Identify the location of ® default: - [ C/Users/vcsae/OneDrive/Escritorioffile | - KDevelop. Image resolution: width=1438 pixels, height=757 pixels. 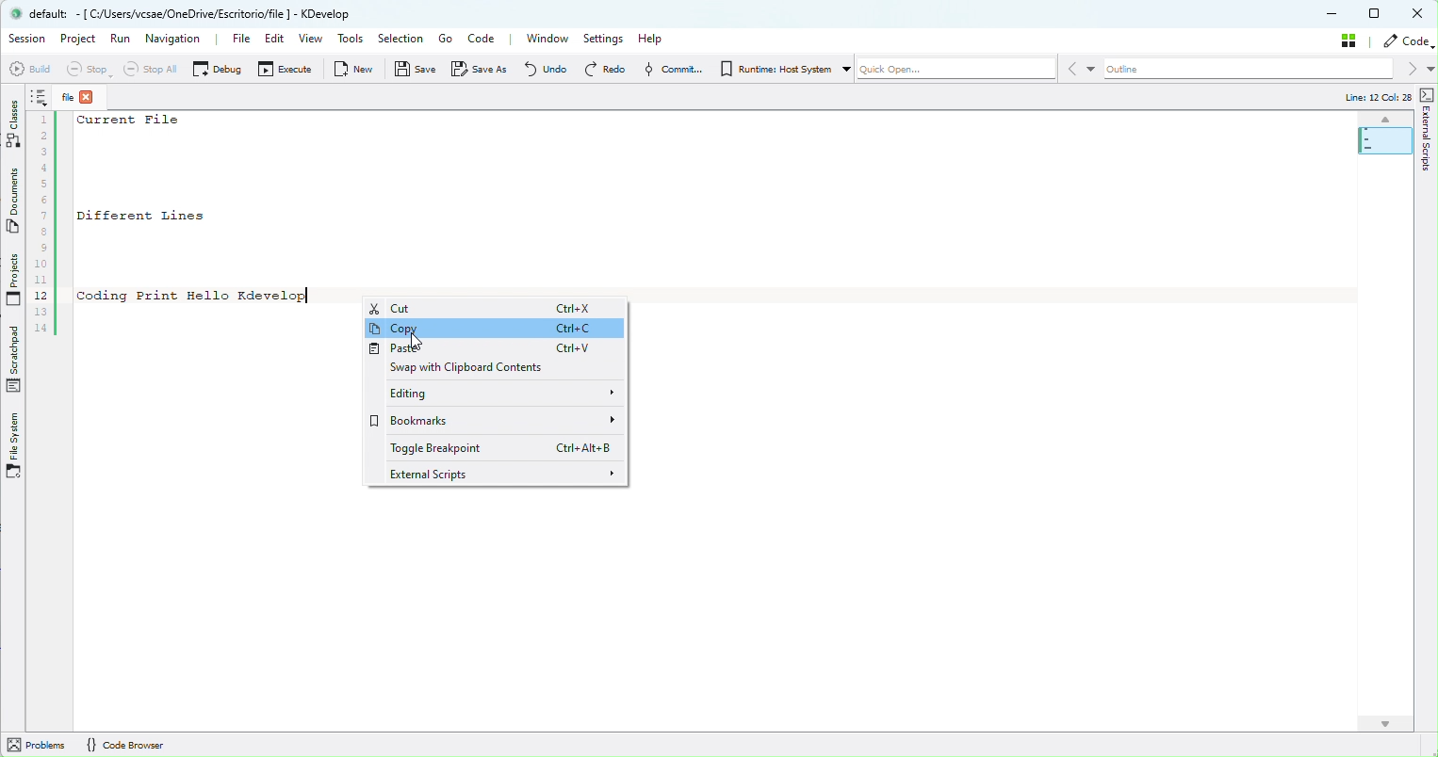
(193, 15).